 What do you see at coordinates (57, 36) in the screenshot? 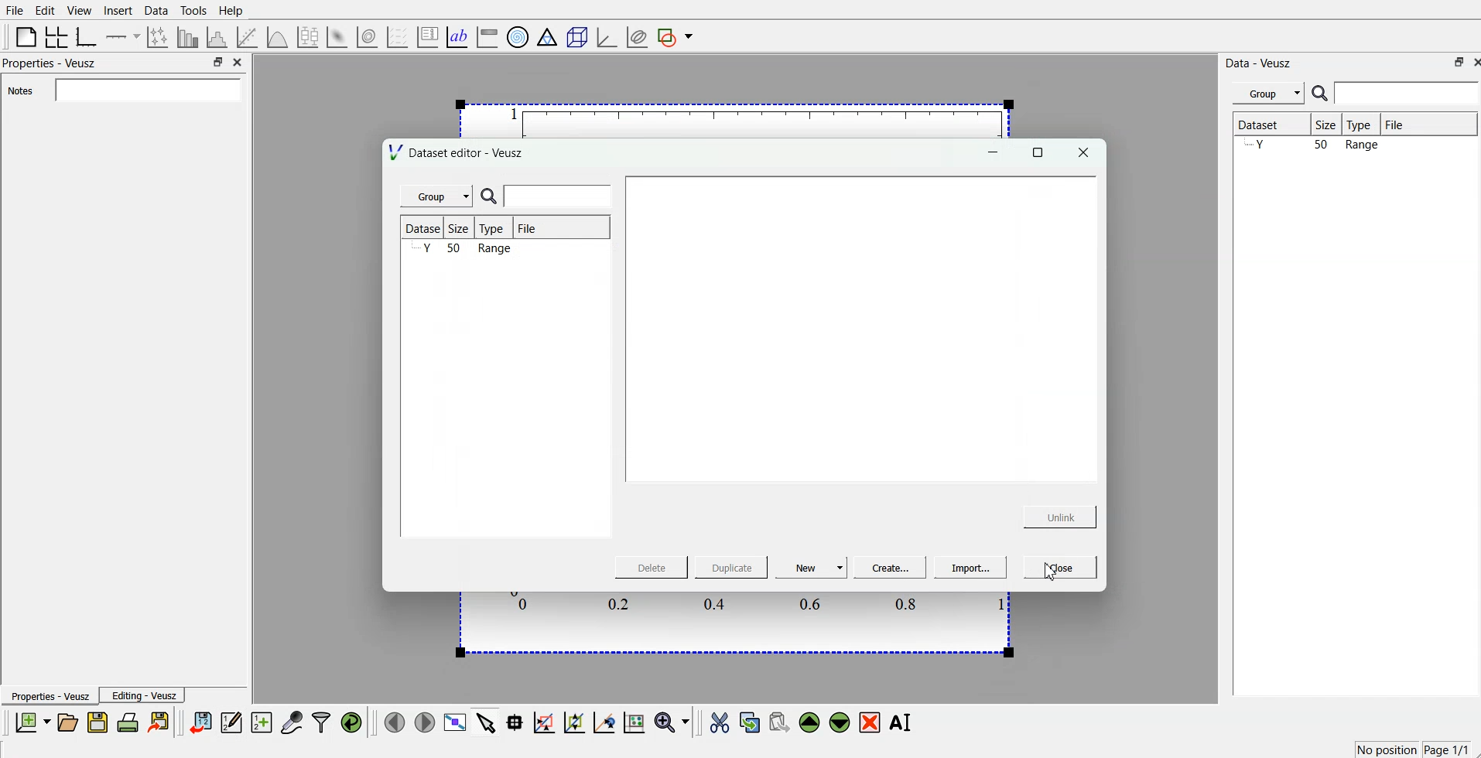
I see `arrange the graph` at bounding box center [57, 36].